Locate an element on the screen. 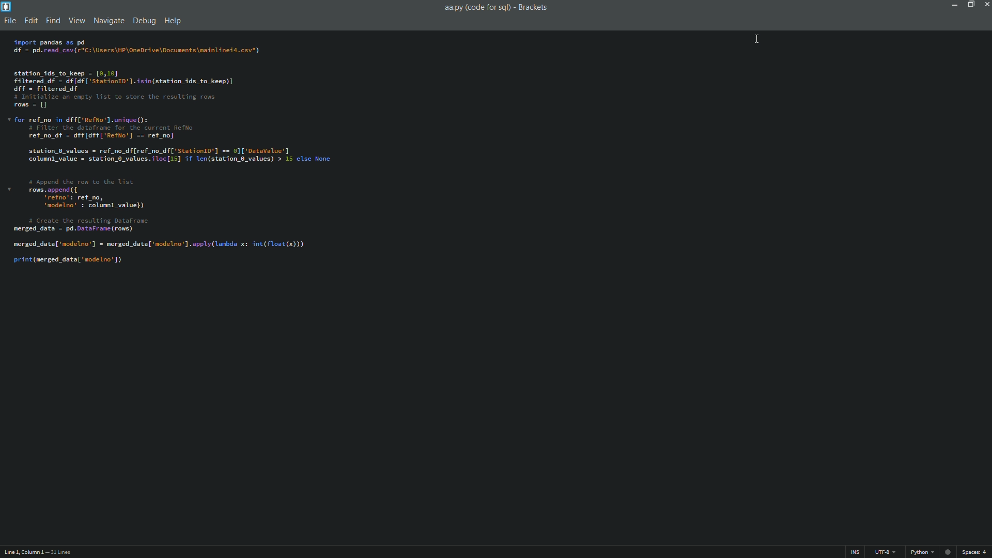 The height and width of the screenshot is (558, 992). Maximize is located at coordinates (971, 15).